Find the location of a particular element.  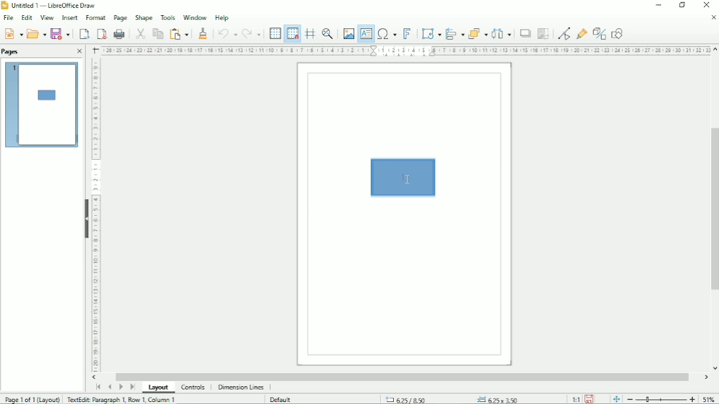

Scaling factor is located at coordinates (575, 399).